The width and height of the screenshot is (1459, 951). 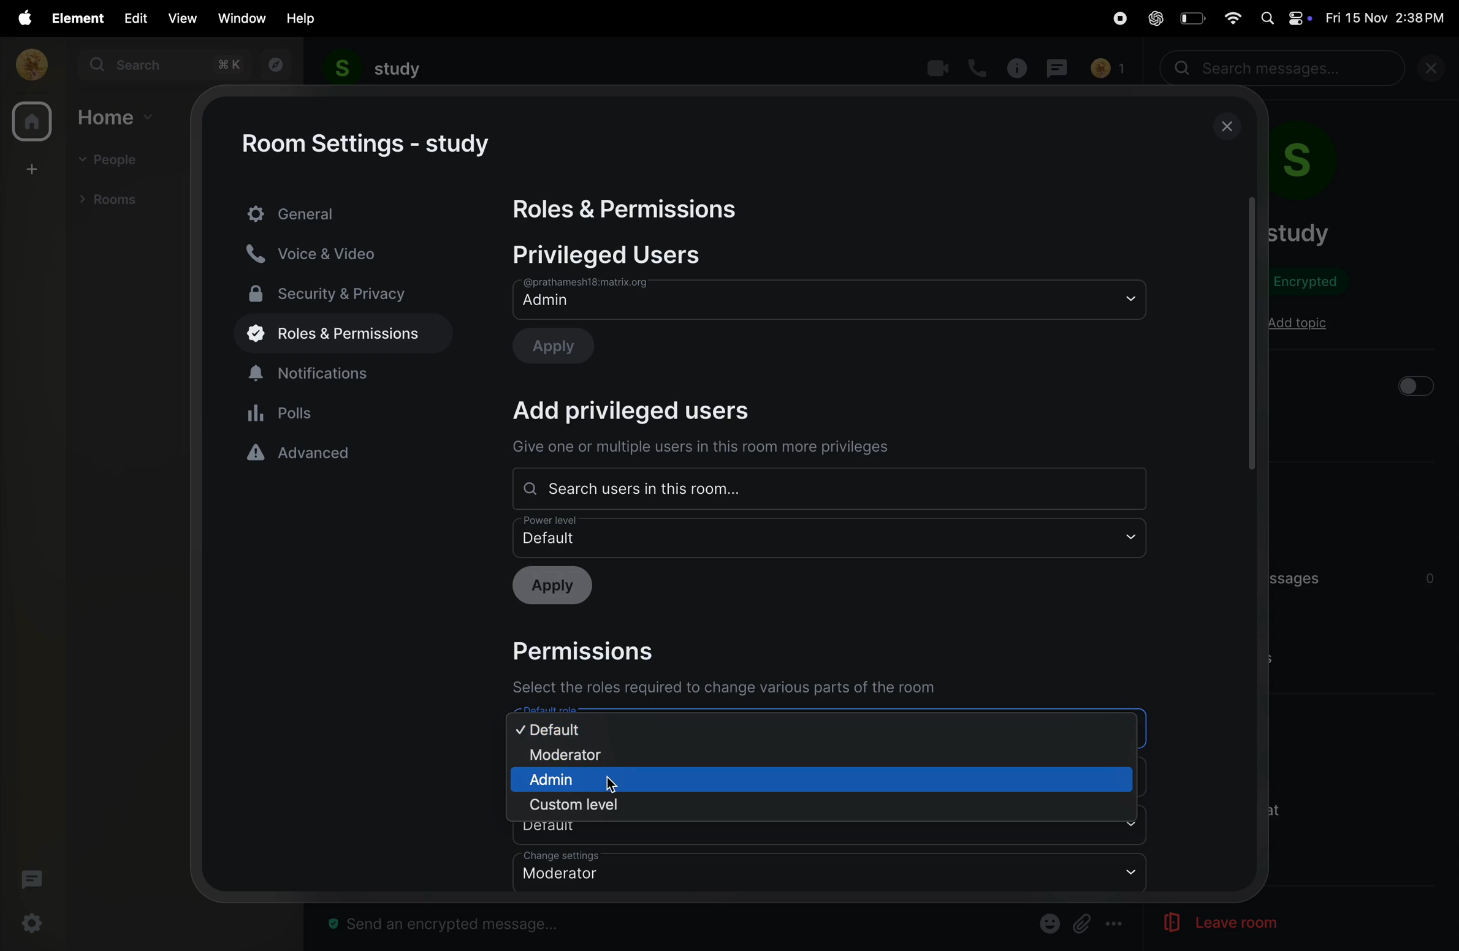 What do you see at coordinates (935, 68) in the screenshot?
I see `video call` at bounding box center [935, 68].